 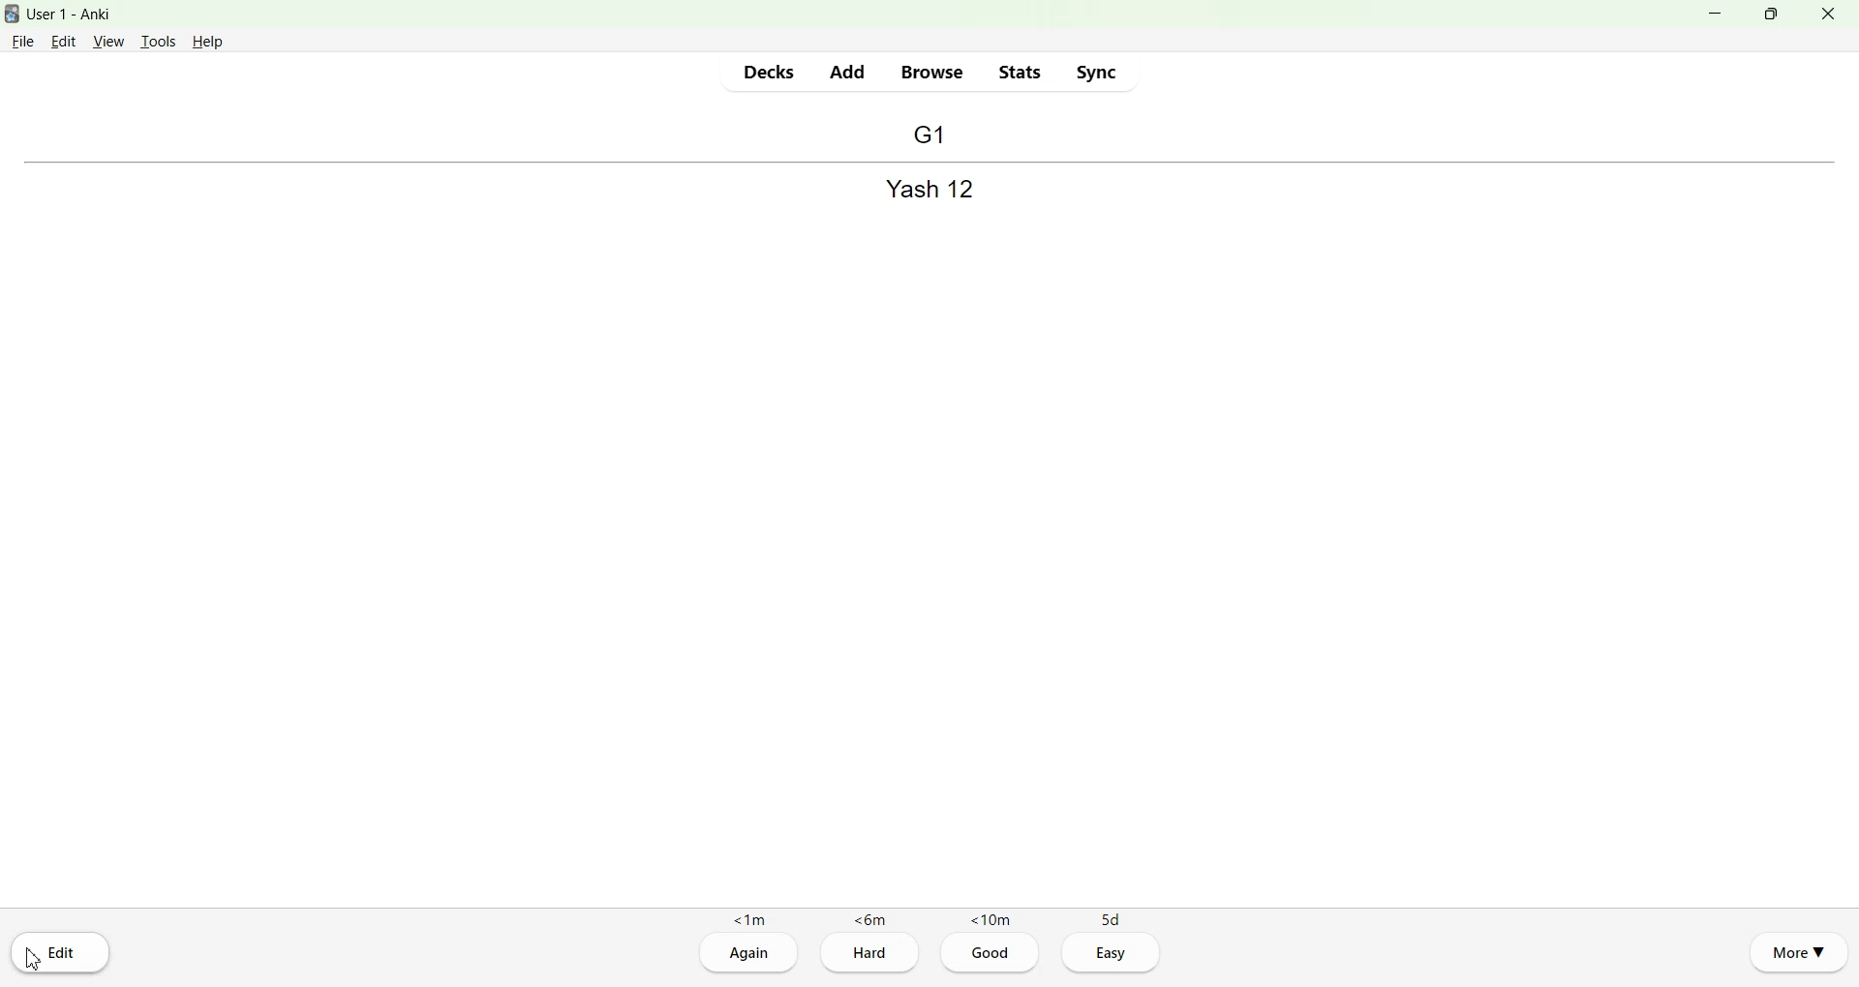 What do you see at coordinates (929, 135) in the screenshot?
I see `Back file name` at bounding box center [929, 135].